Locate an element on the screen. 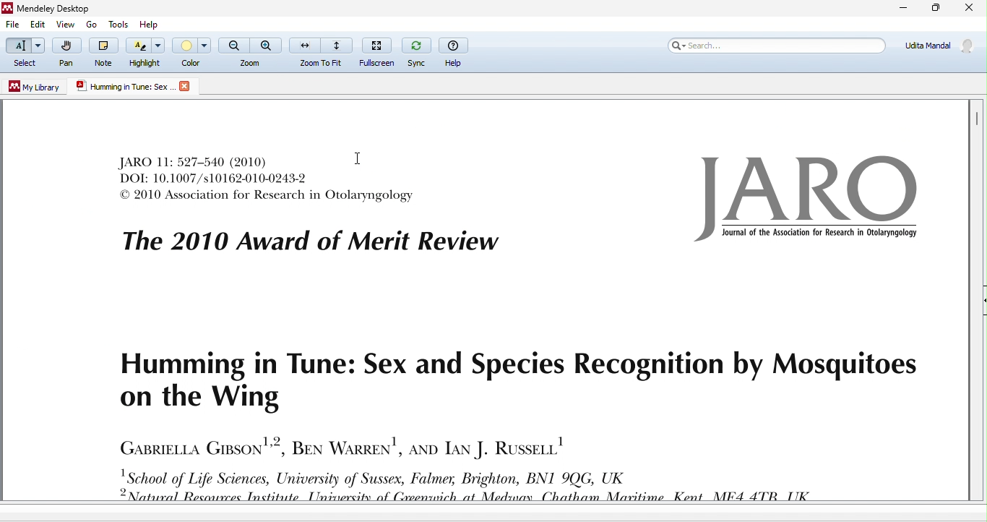 This screenshot has width=987, height=522. my library is located at coordinates (32, 88).